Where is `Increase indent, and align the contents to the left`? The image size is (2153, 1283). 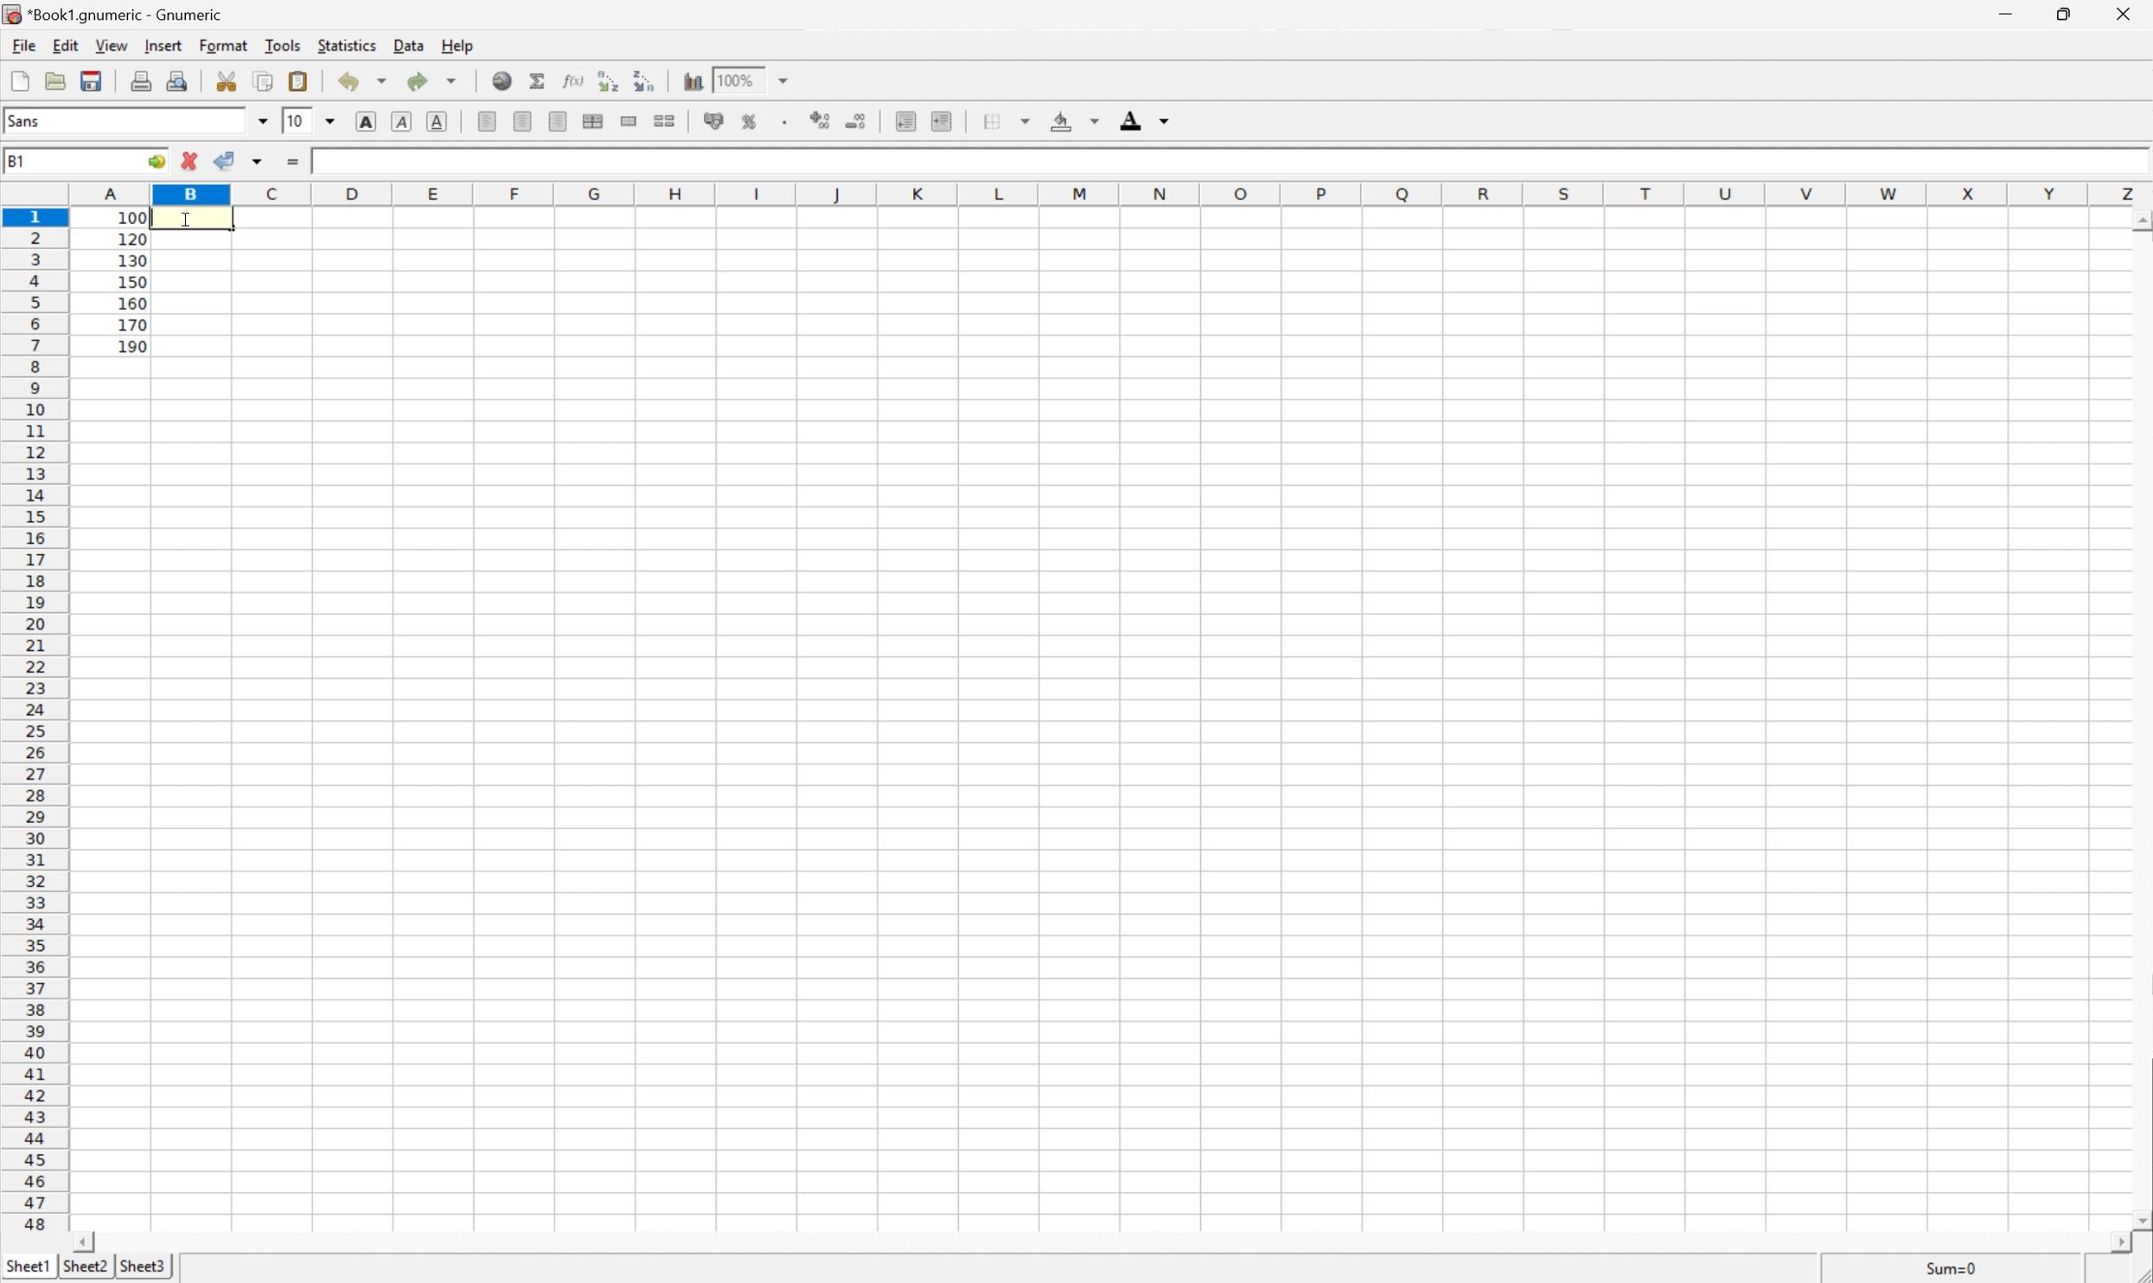 Increase indent, and align the contents to the left is located at coordinates (946, 123).